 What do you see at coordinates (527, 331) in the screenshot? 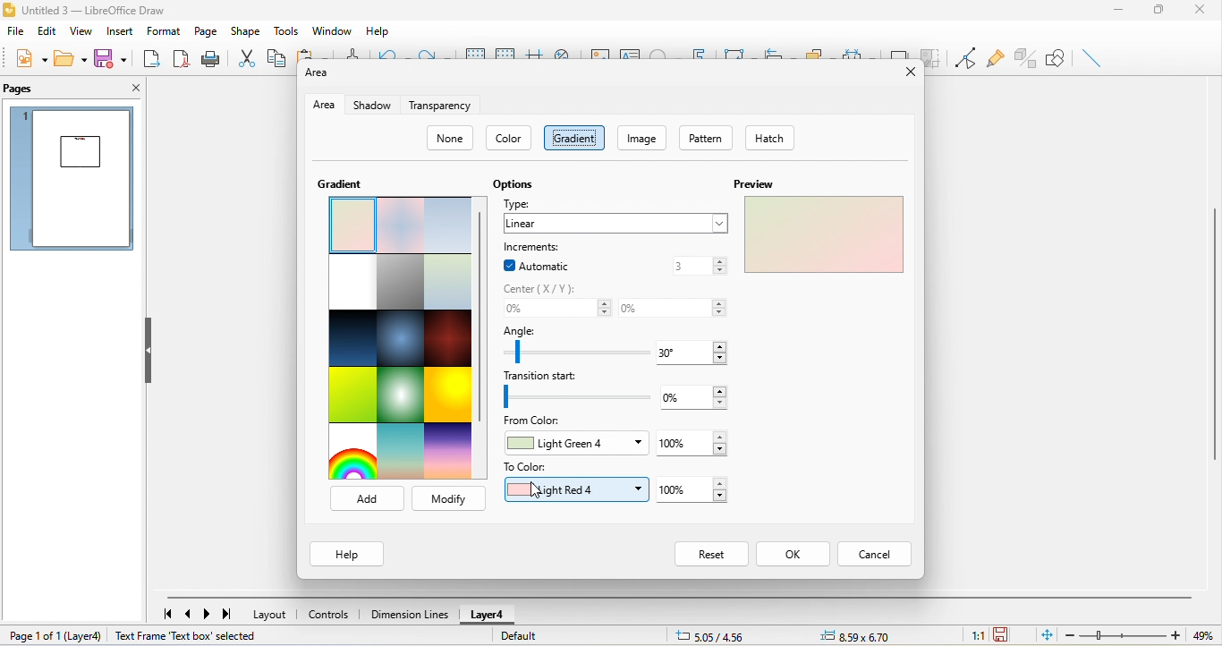
I see `angle` at bounding box center [527, 331].